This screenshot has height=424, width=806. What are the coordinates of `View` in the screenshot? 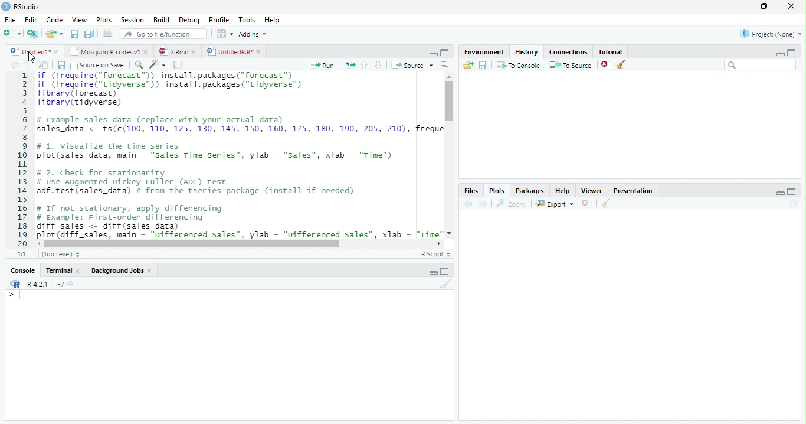 It's located at (78, 20).